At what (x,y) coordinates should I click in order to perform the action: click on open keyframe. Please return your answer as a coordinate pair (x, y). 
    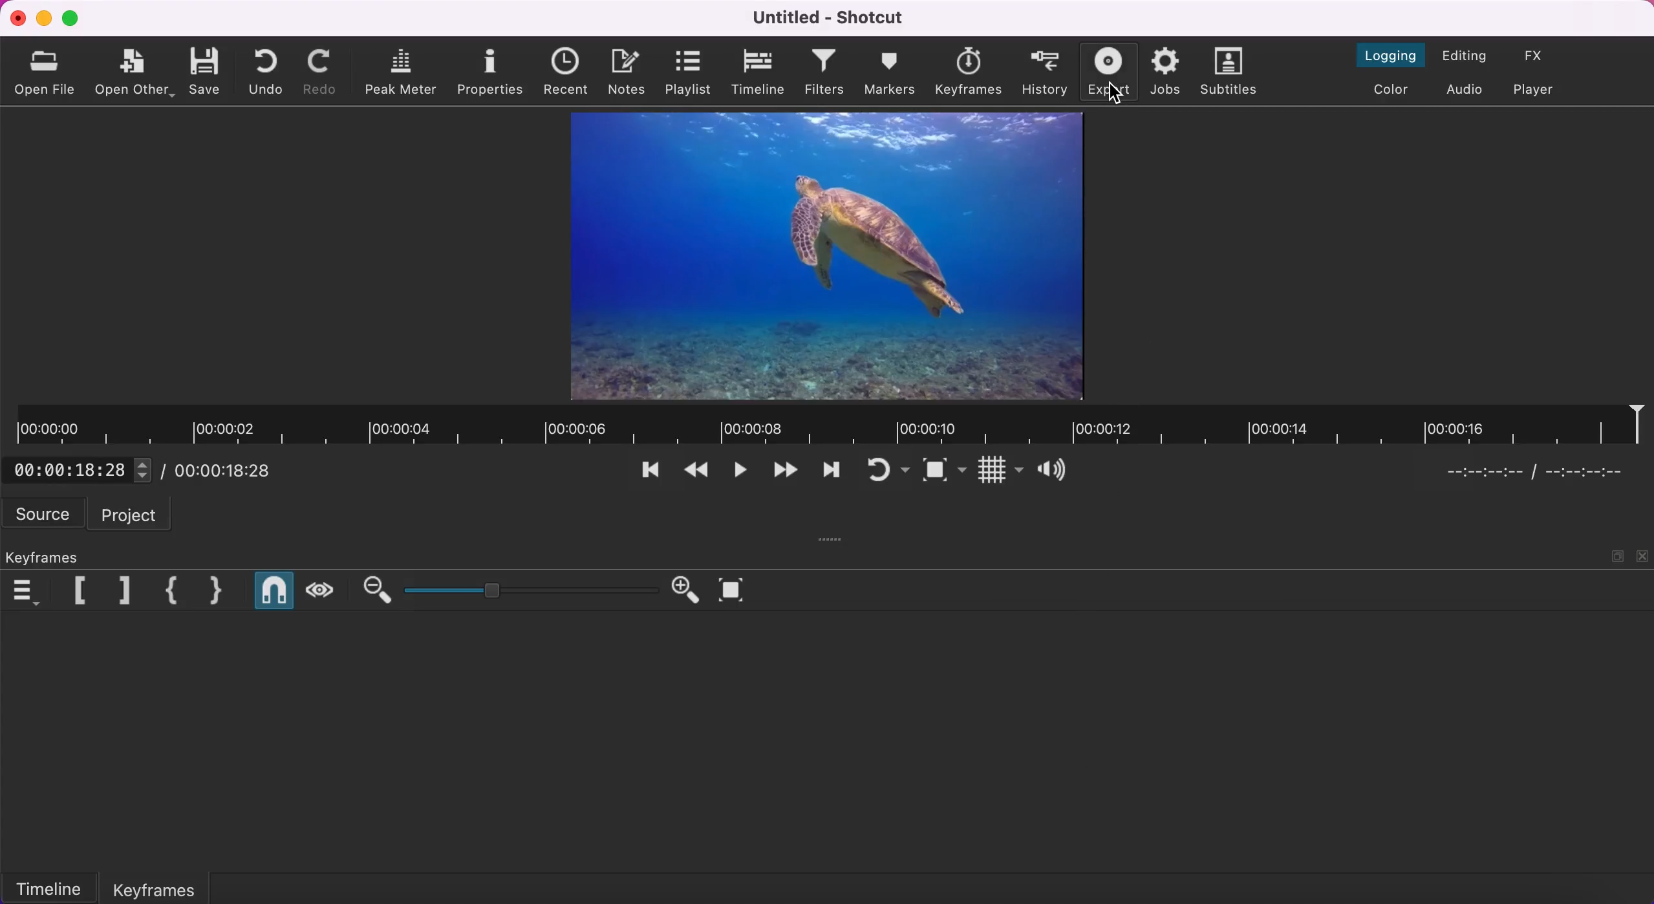
    Looking at the image, I should click on (166, 590).